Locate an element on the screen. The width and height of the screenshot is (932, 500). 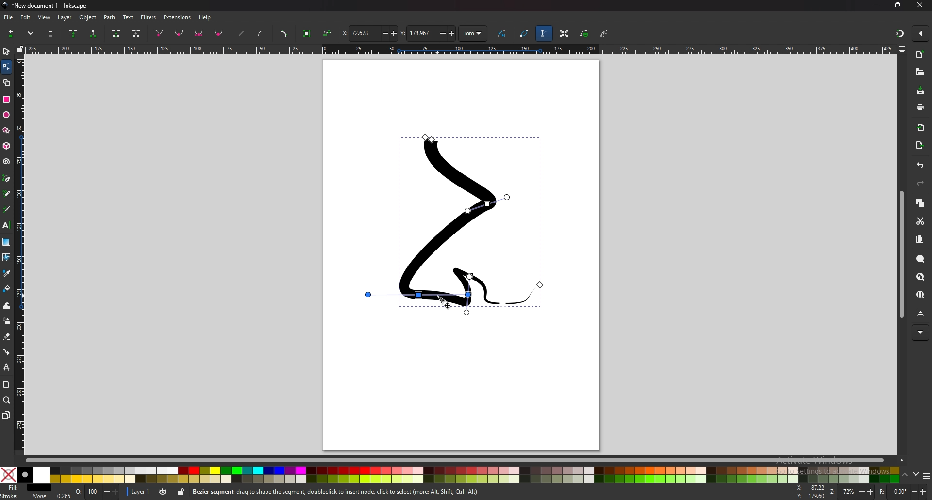
pen is located at coordinates (7, 178).